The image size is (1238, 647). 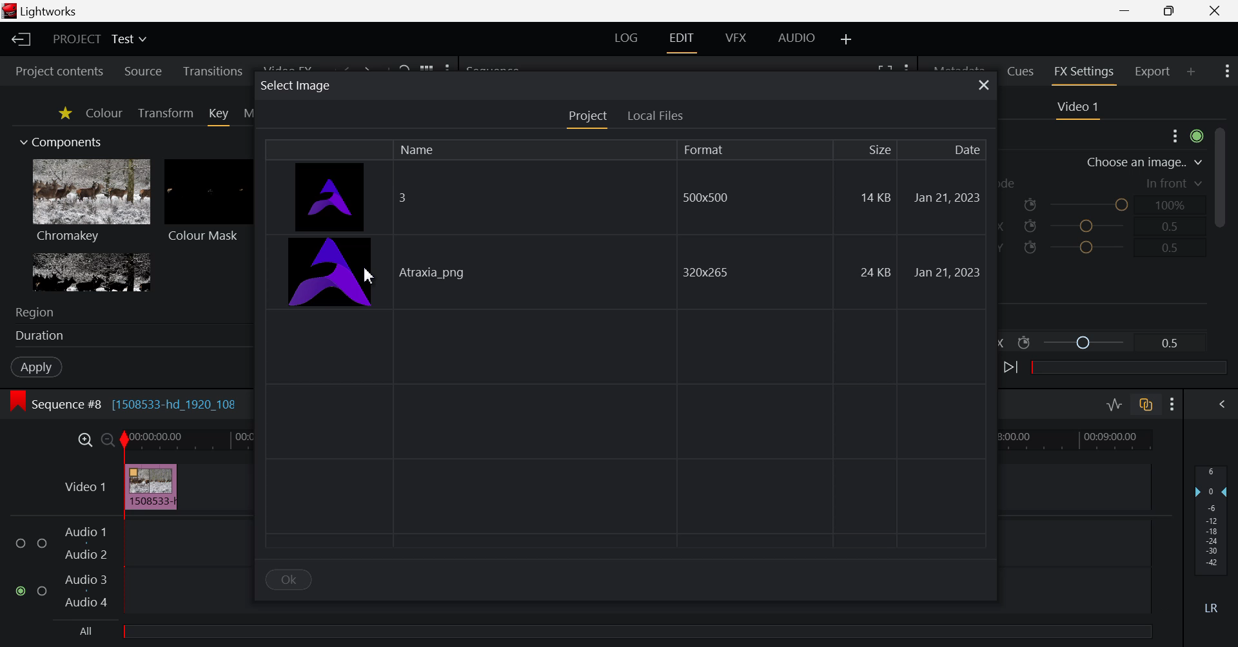 I want to click on Audio 3, so click(x=86, y=580).